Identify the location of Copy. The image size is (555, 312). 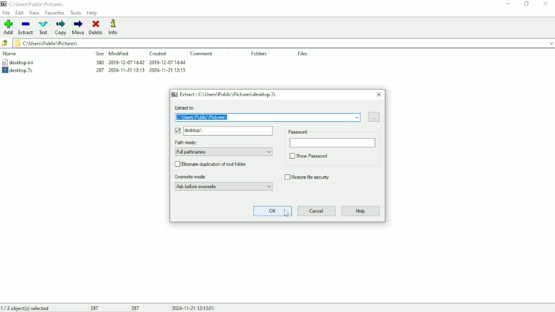
(60, 27).